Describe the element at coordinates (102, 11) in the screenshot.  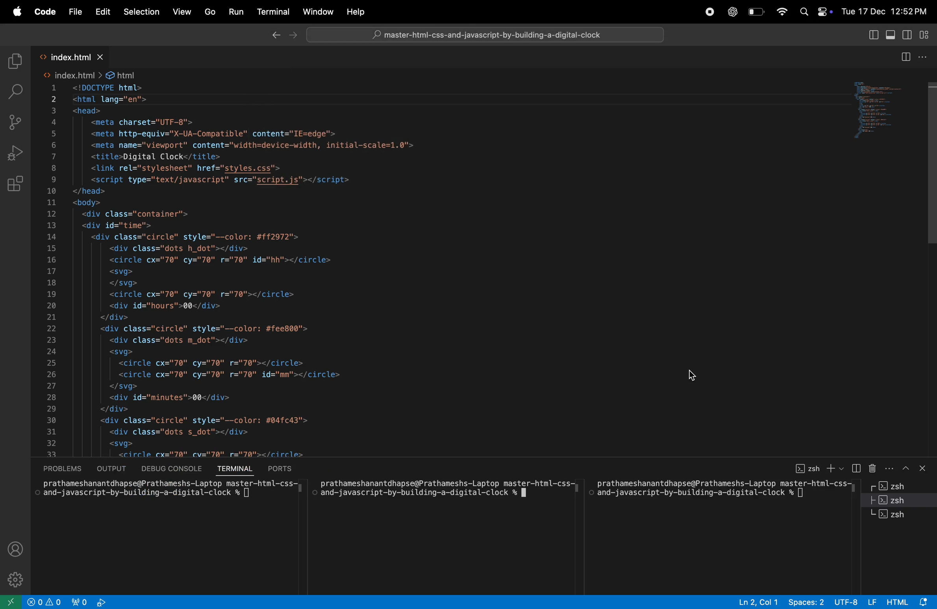
I see `Edit` at that location.